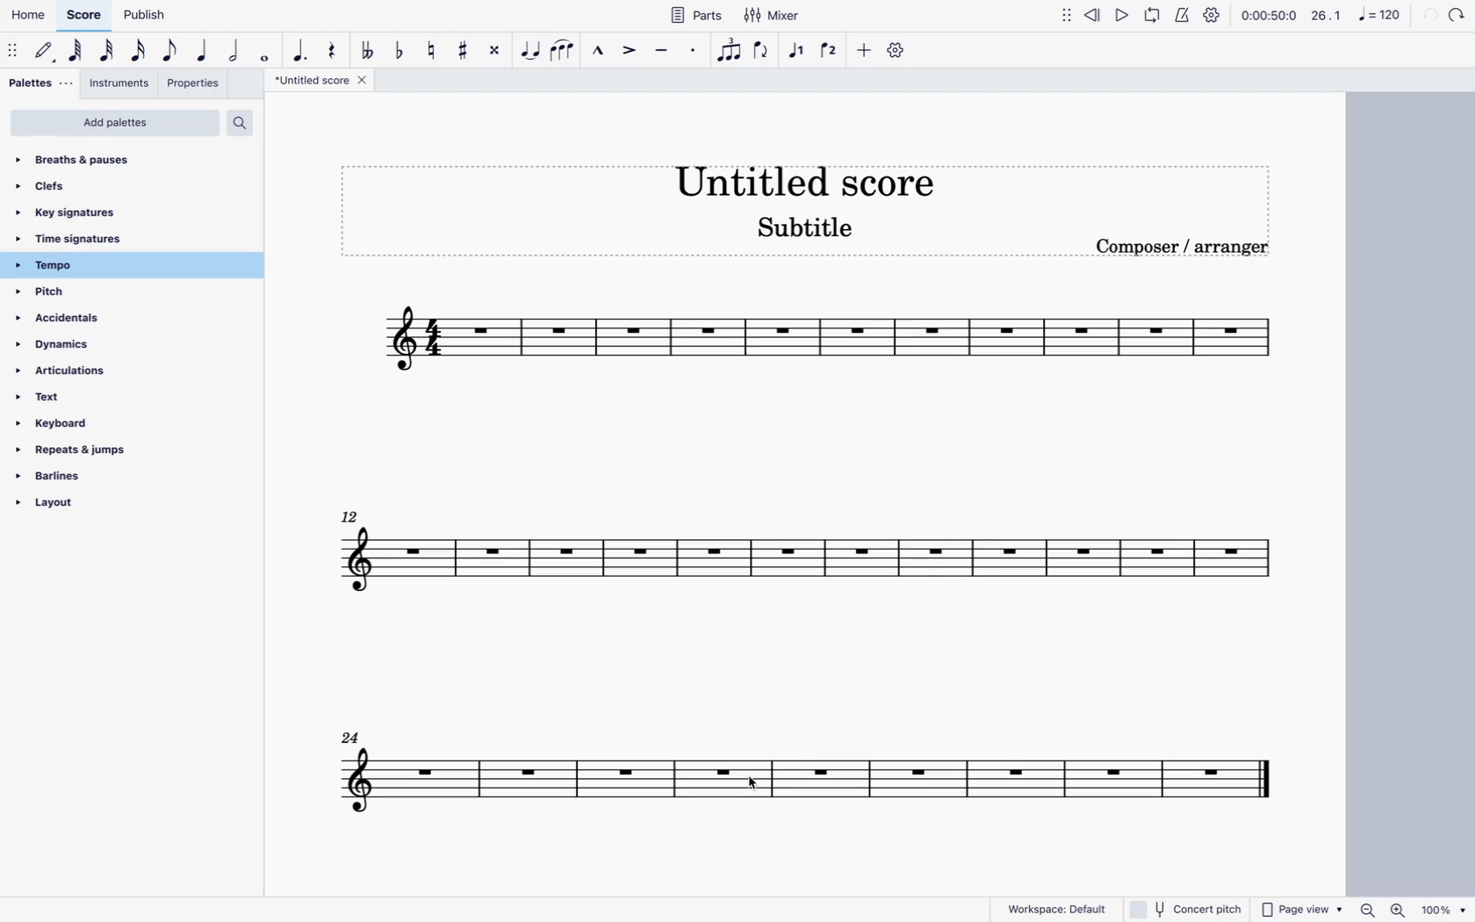  I want to click on time, so click(1268, 14).